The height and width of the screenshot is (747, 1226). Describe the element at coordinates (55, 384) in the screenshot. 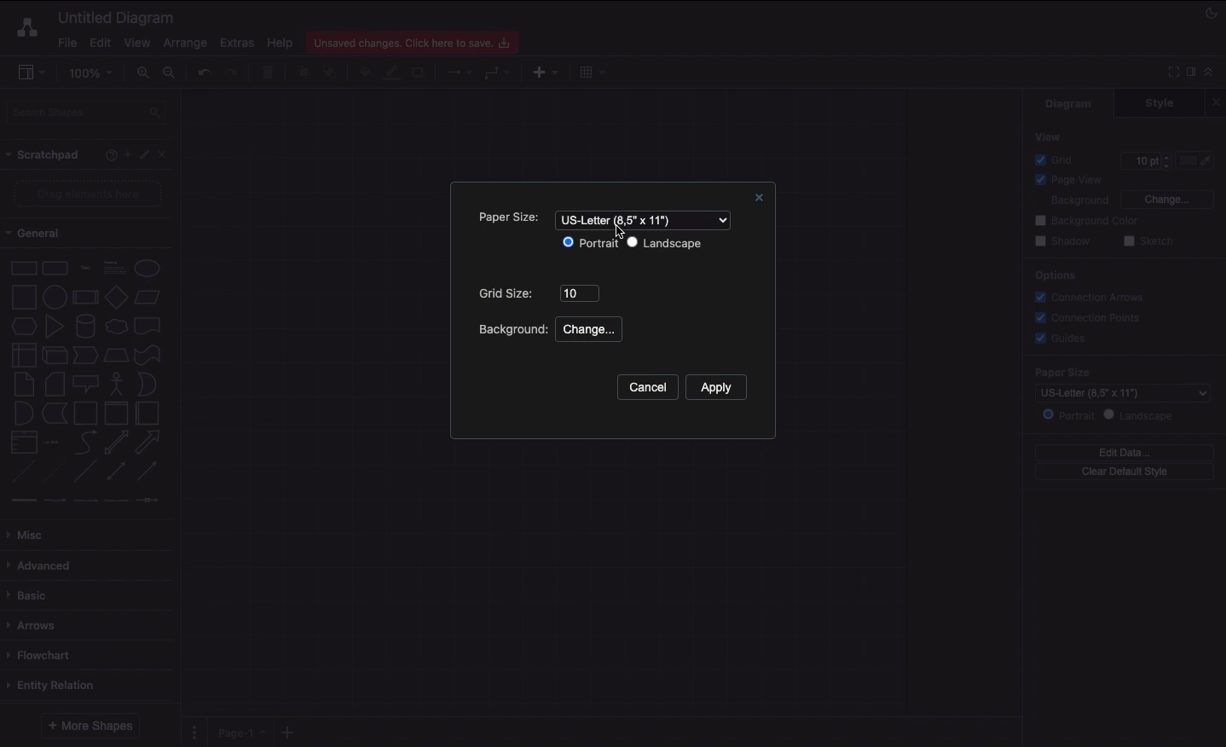

I see `Card` at that location.